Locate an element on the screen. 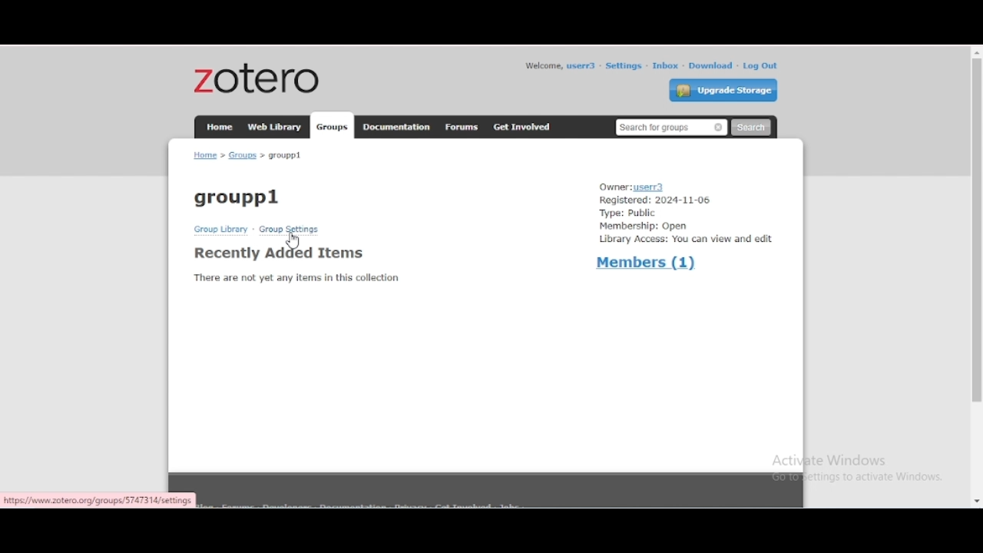 Image resolution: width=983 pixels, height=553 pixels. group library is located at coordinates (220, 229).